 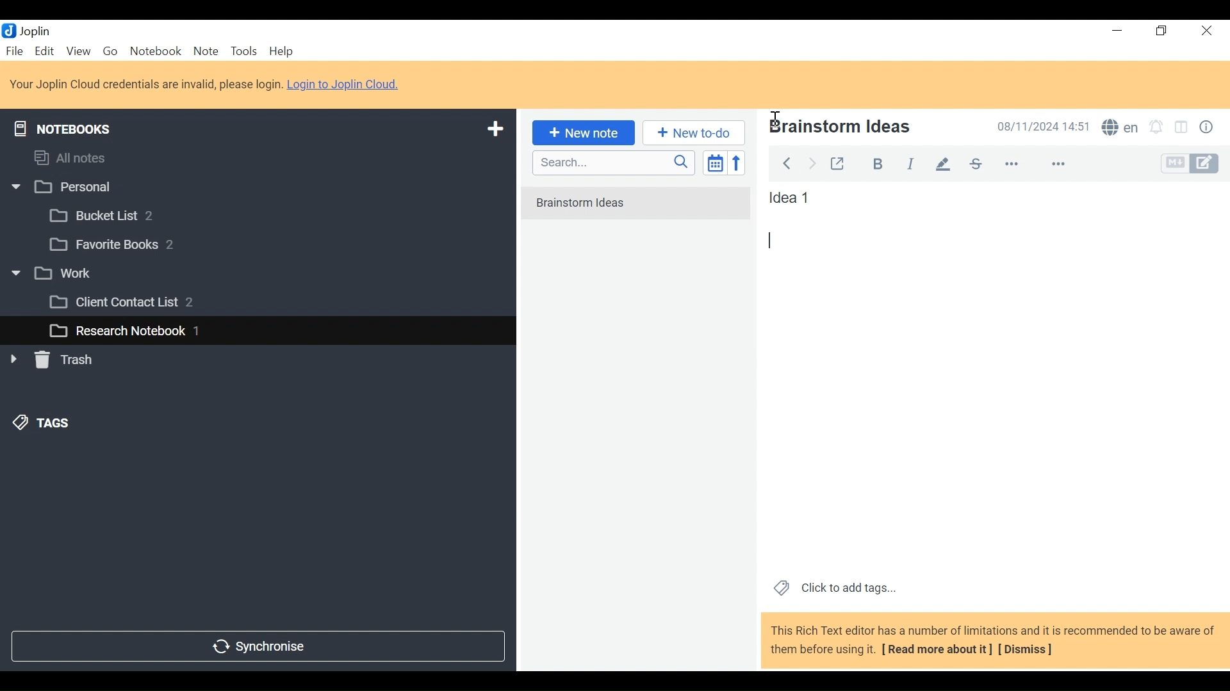 I want to click on All notes, so click(x=82, y=155).